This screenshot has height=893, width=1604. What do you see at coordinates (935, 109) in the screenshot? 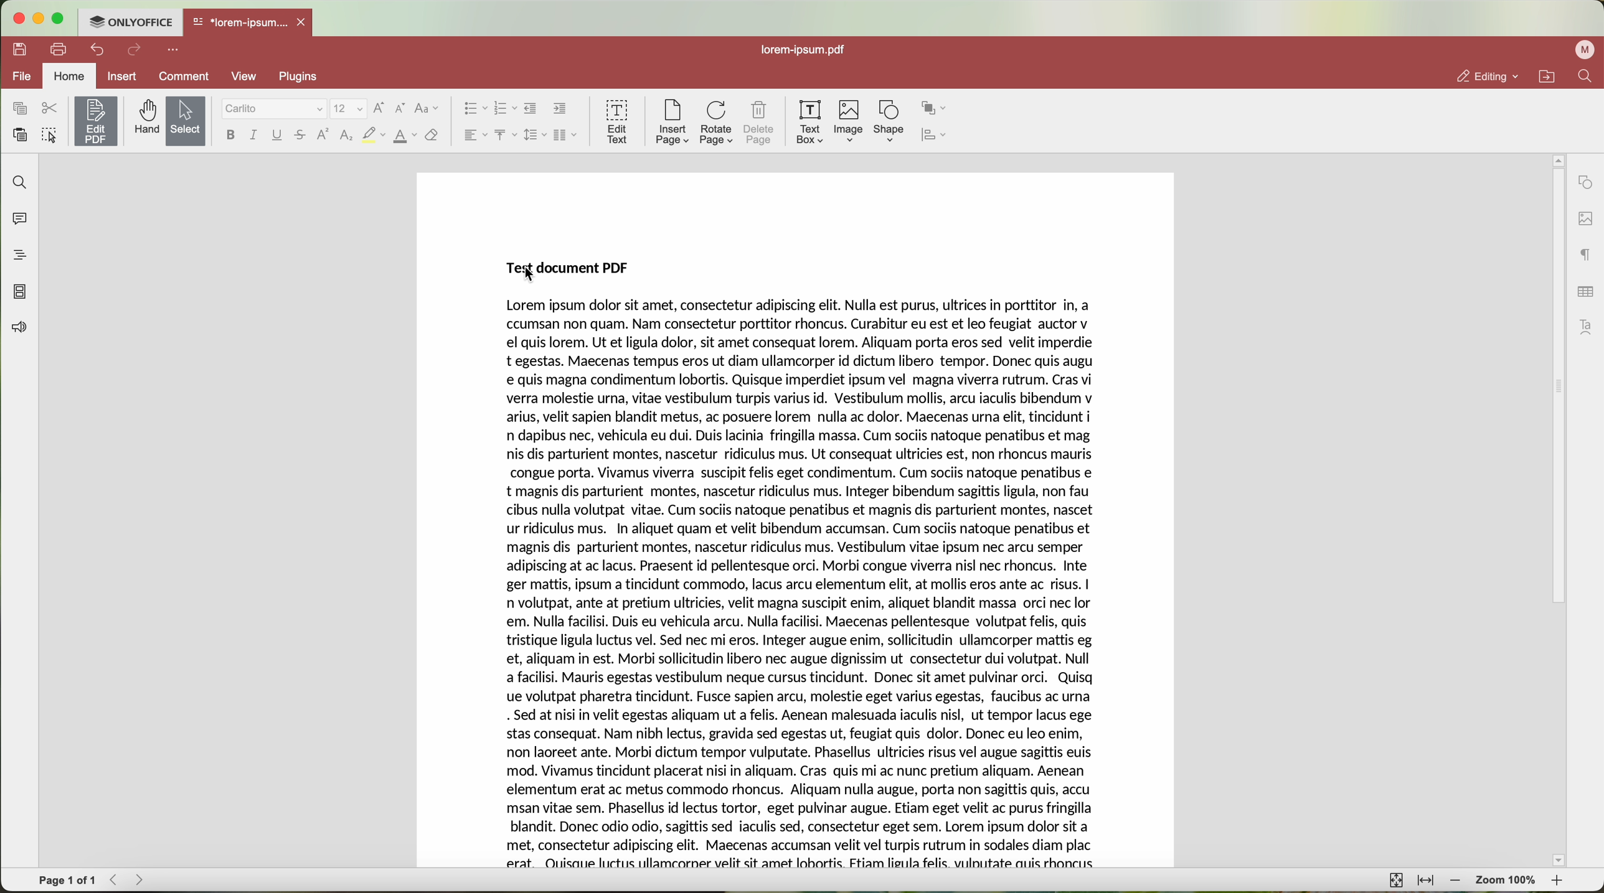
I see `arrange shape` at bounding box center [935, 109].